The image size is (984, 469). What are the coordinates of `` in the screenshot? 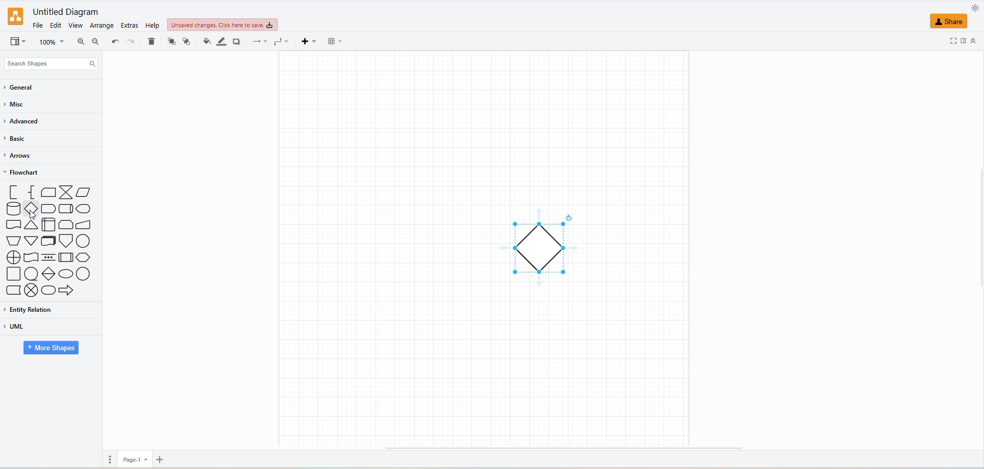 It's located at (105, 25).